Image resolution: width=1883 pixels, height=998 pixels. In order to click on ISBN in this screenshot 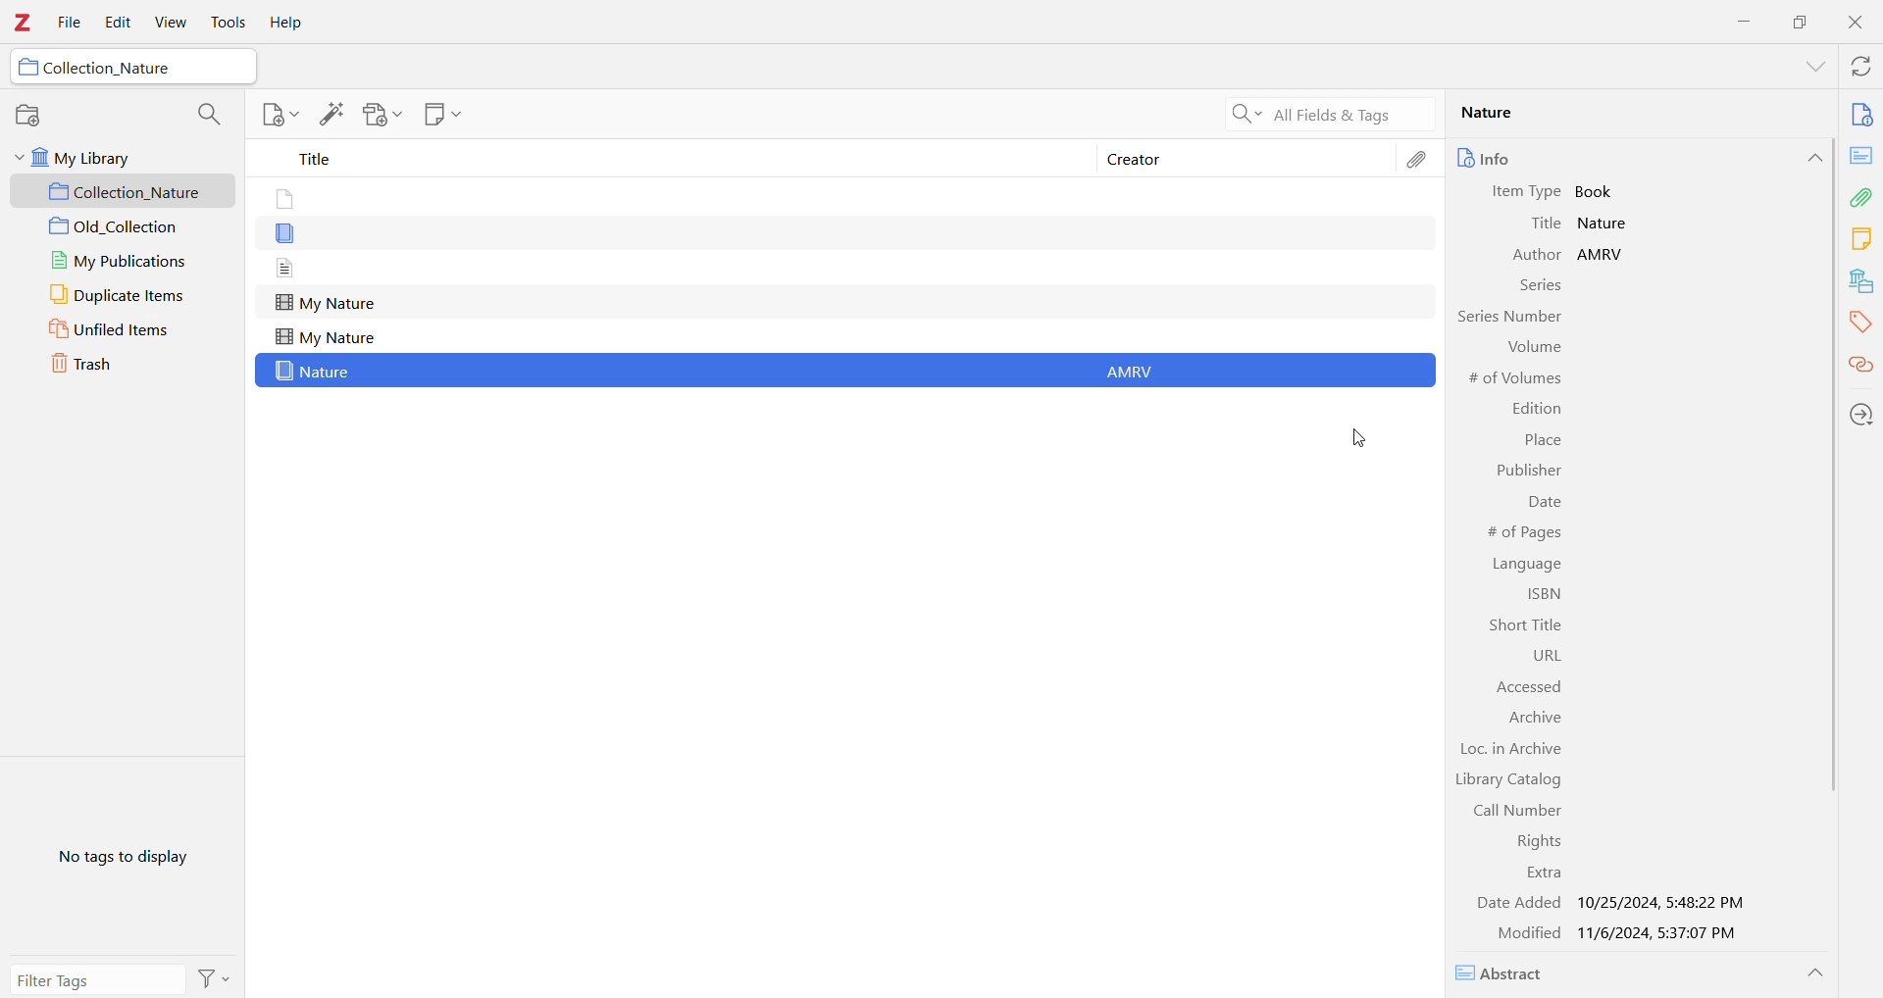, I will do `click(1541, 596)`.